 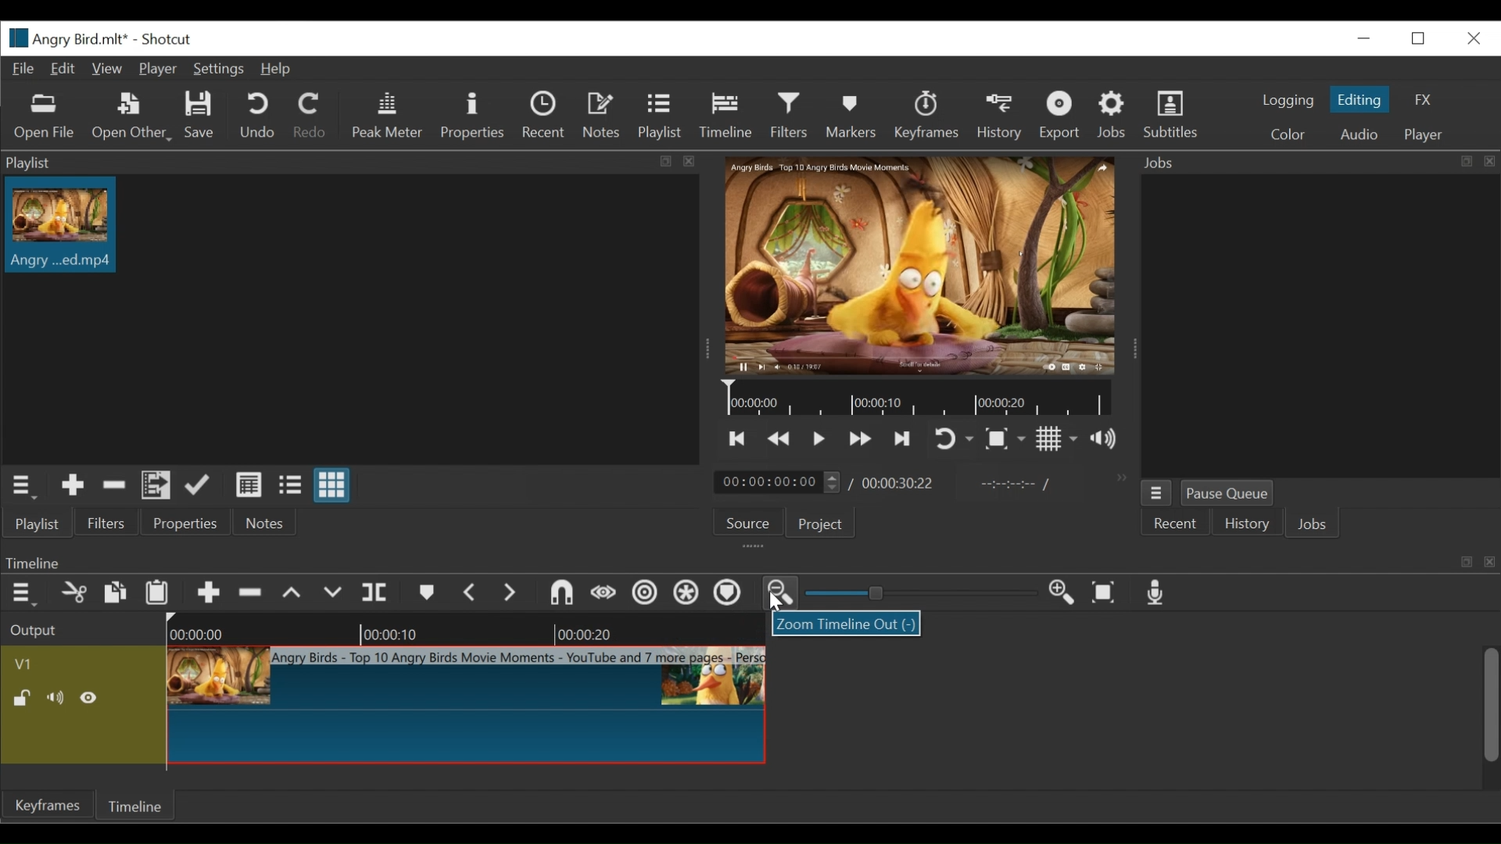 I want to click on , so click(x=1289, y=102).